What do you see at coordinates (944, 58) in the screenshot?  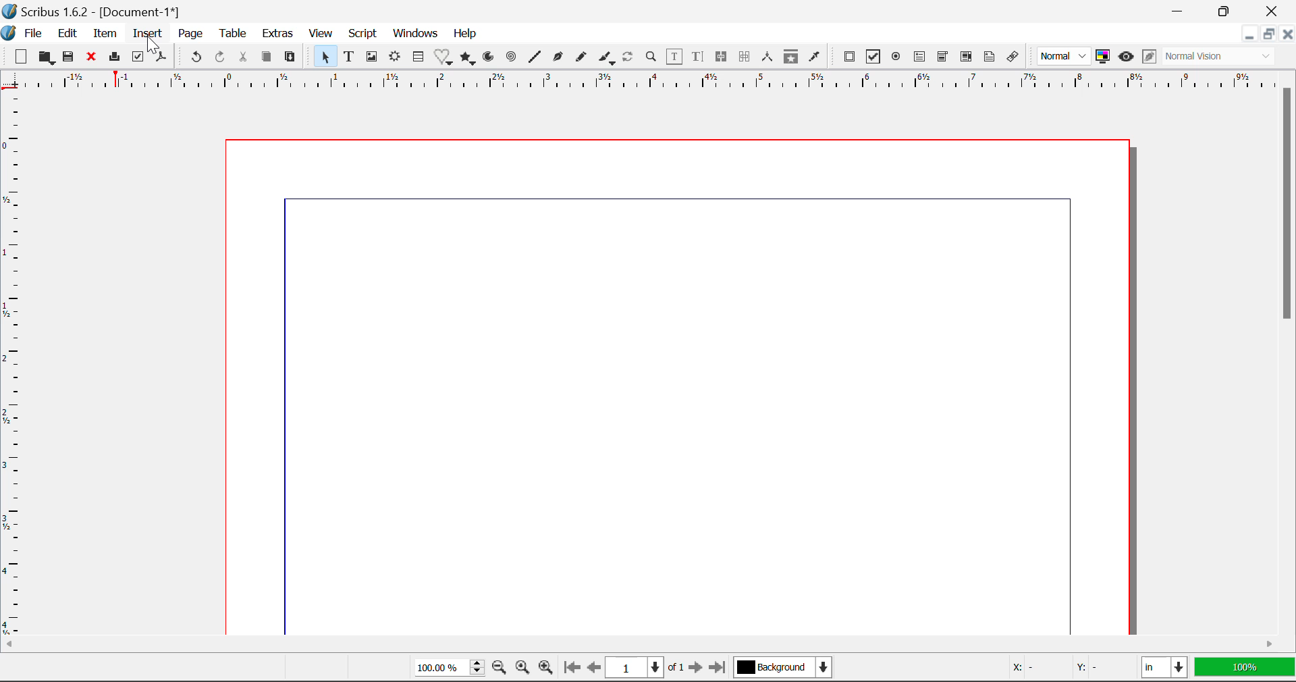 I see `Pdf Combo box` at bounding box center [944, 58].